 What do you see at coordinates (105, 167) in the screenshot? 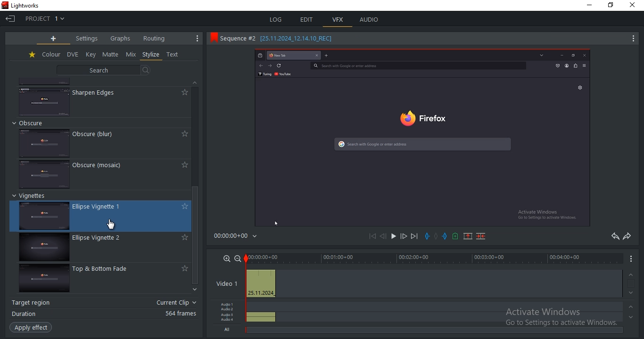
I see `Obscure (mosaic)` at bounding box center [105, 167].